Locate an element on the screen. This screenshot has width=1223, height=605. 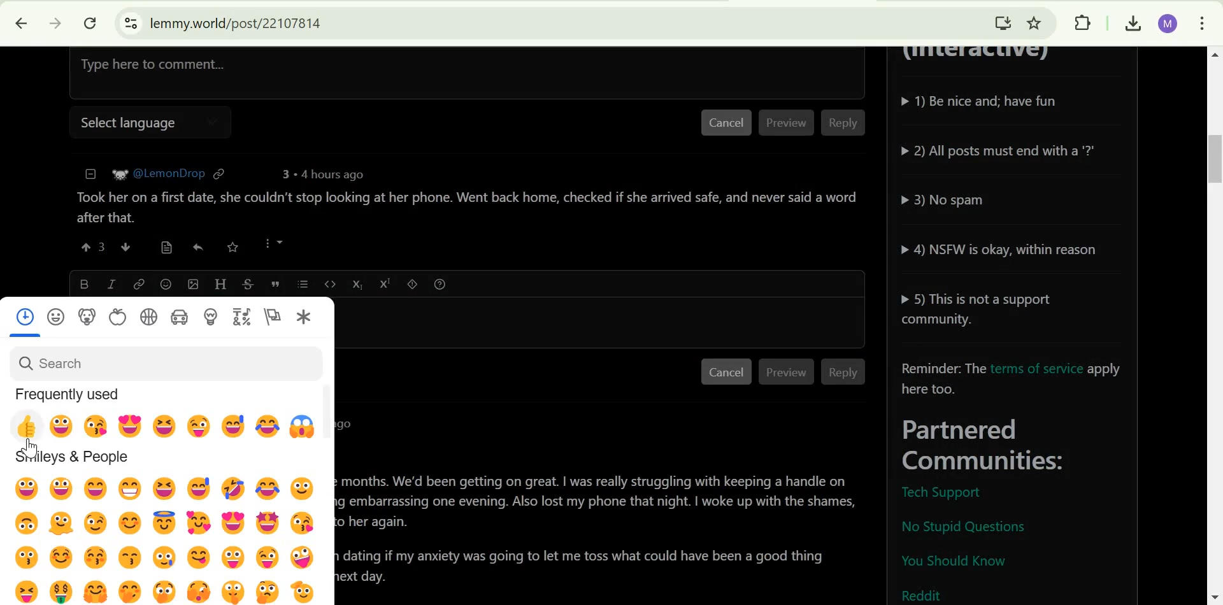
Emoji is located at coordinates (166, 285).